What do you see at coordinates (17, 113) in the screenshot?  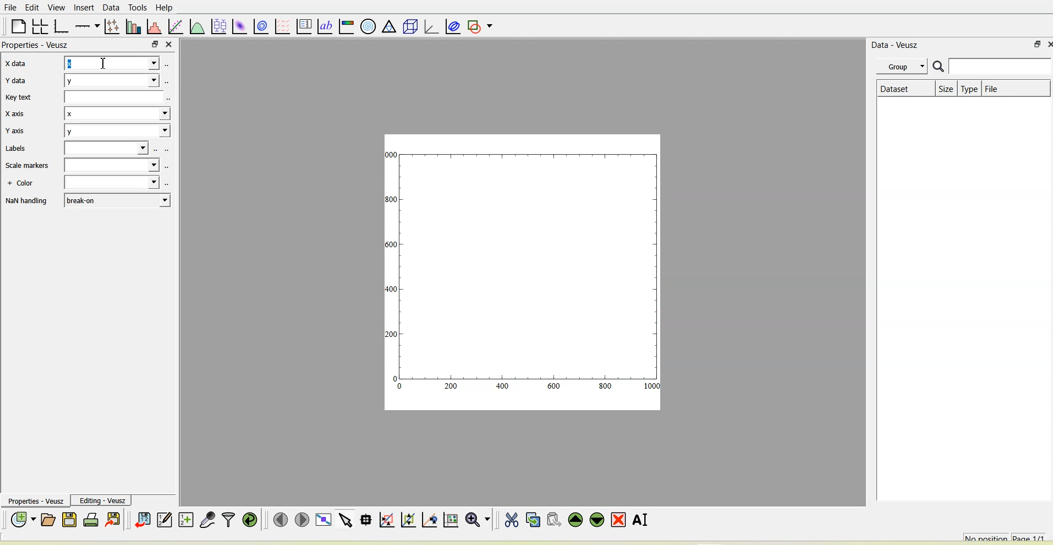 I see `X axis` at bounding box center [17, 113].